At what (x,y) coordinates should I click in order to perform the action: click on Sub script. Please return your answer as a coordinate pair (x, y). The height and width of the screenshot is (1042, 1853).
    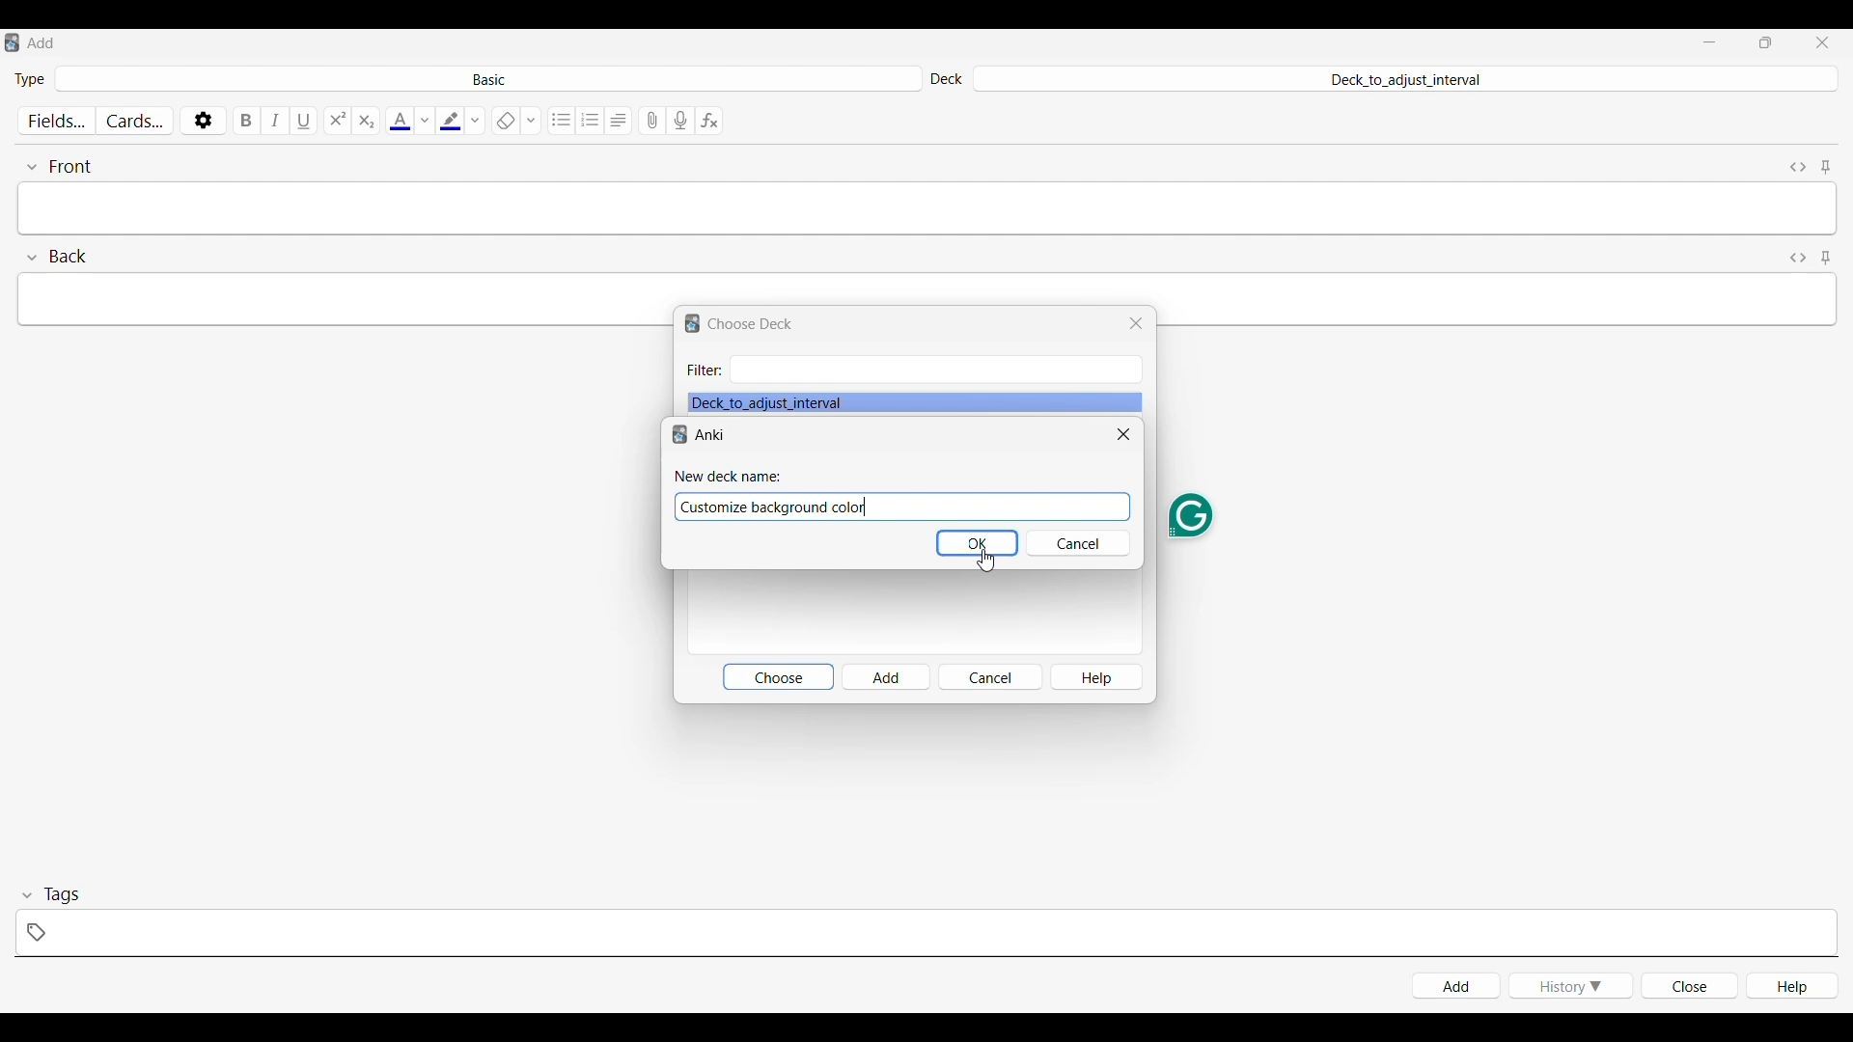
    Looking at the image, I should click on (365, 121).